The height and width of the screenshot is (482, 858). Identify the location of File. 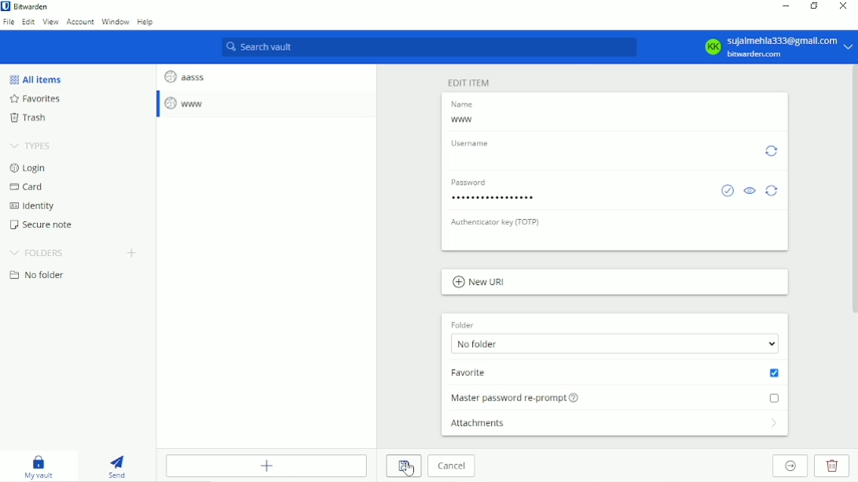
(9, 22).